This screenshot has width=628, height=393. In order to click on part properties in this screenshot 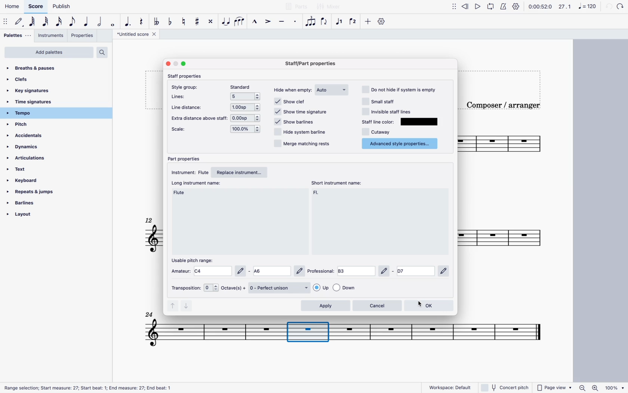, I will do `click(186, 157)`.